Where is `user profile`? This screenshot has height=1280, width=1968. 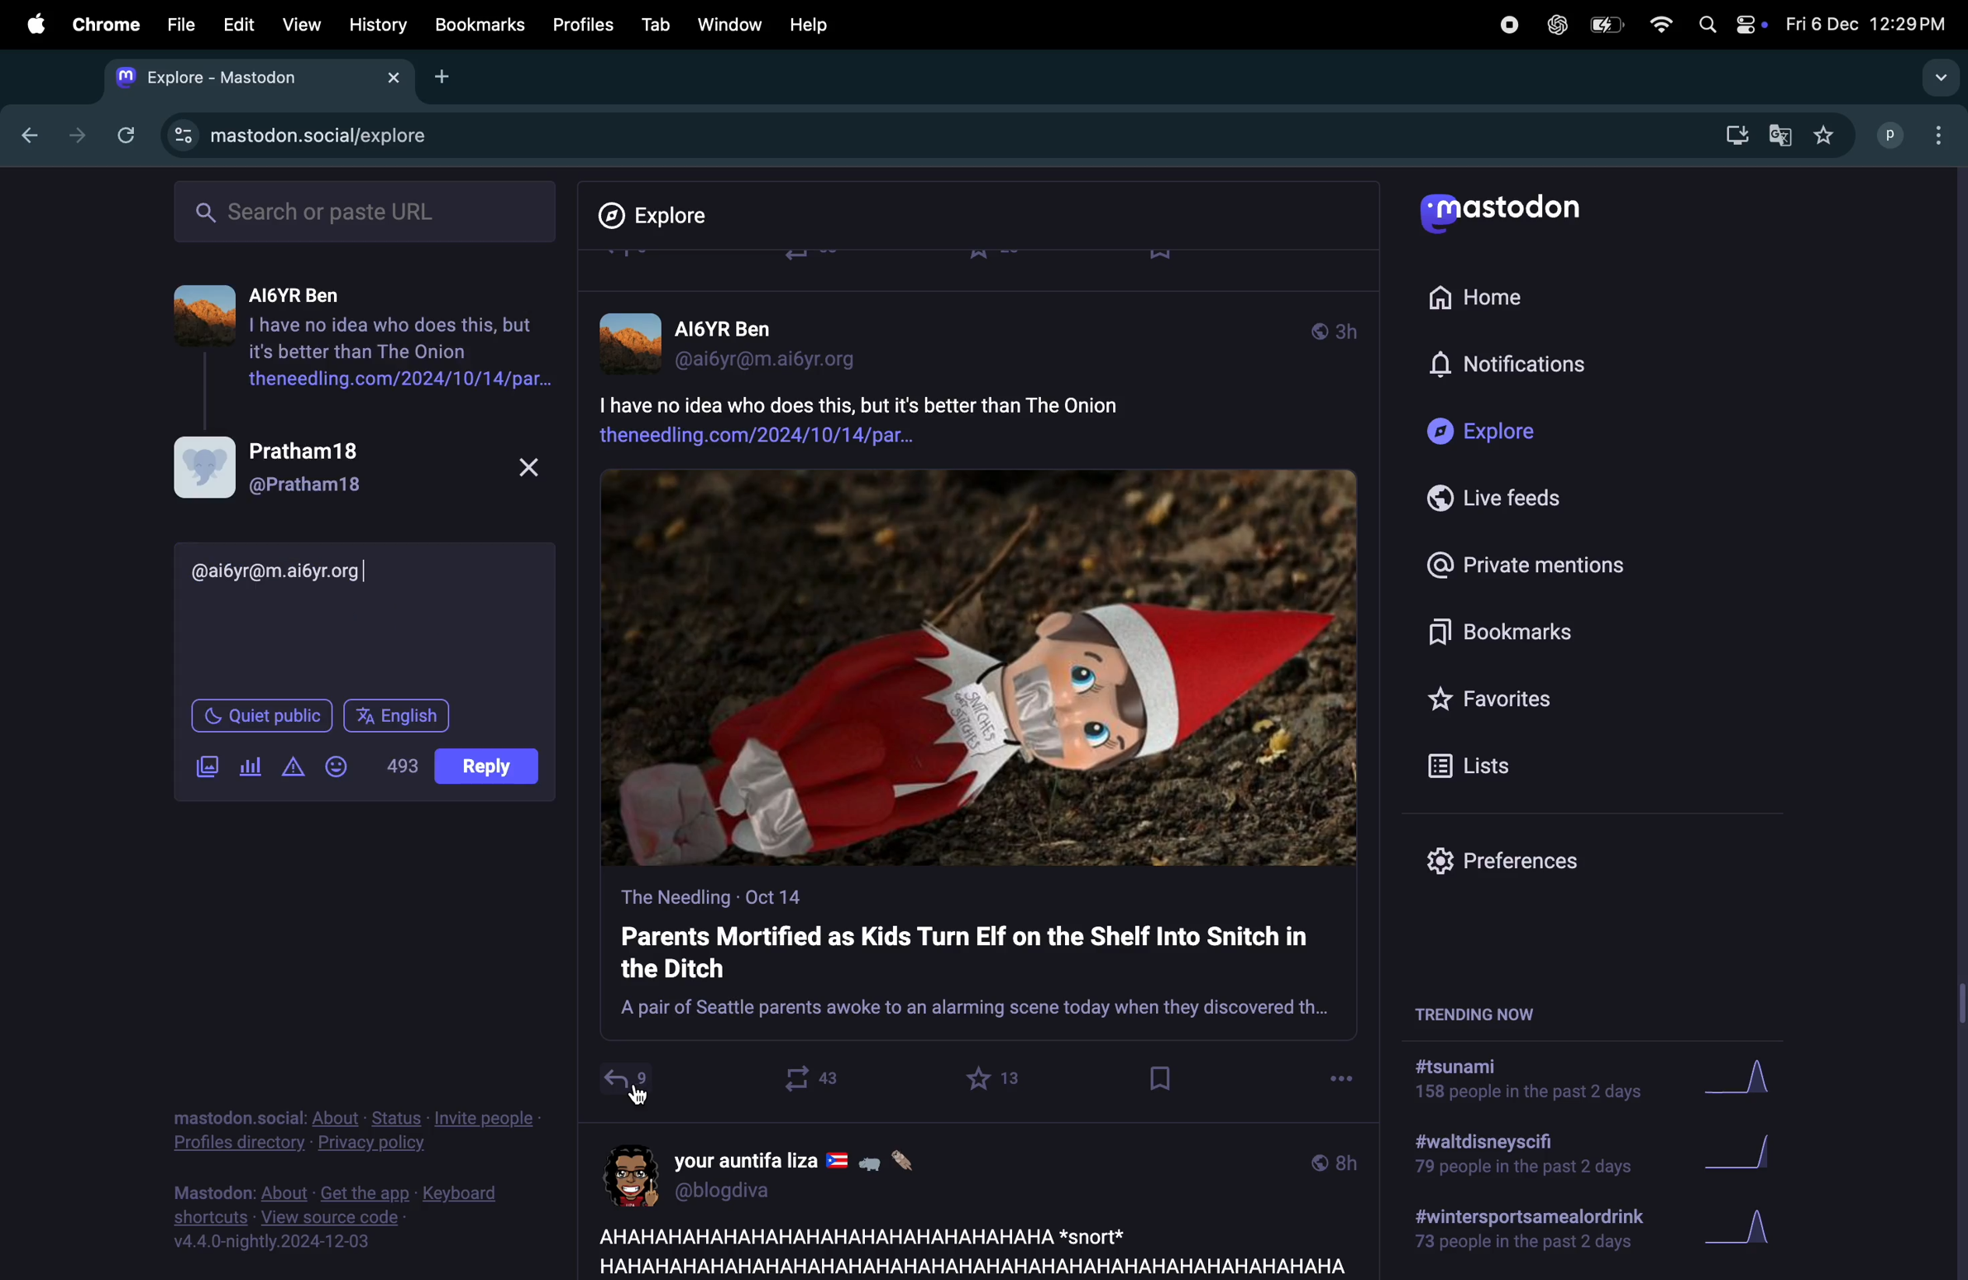
user profile is located at coordinates (356, 466).